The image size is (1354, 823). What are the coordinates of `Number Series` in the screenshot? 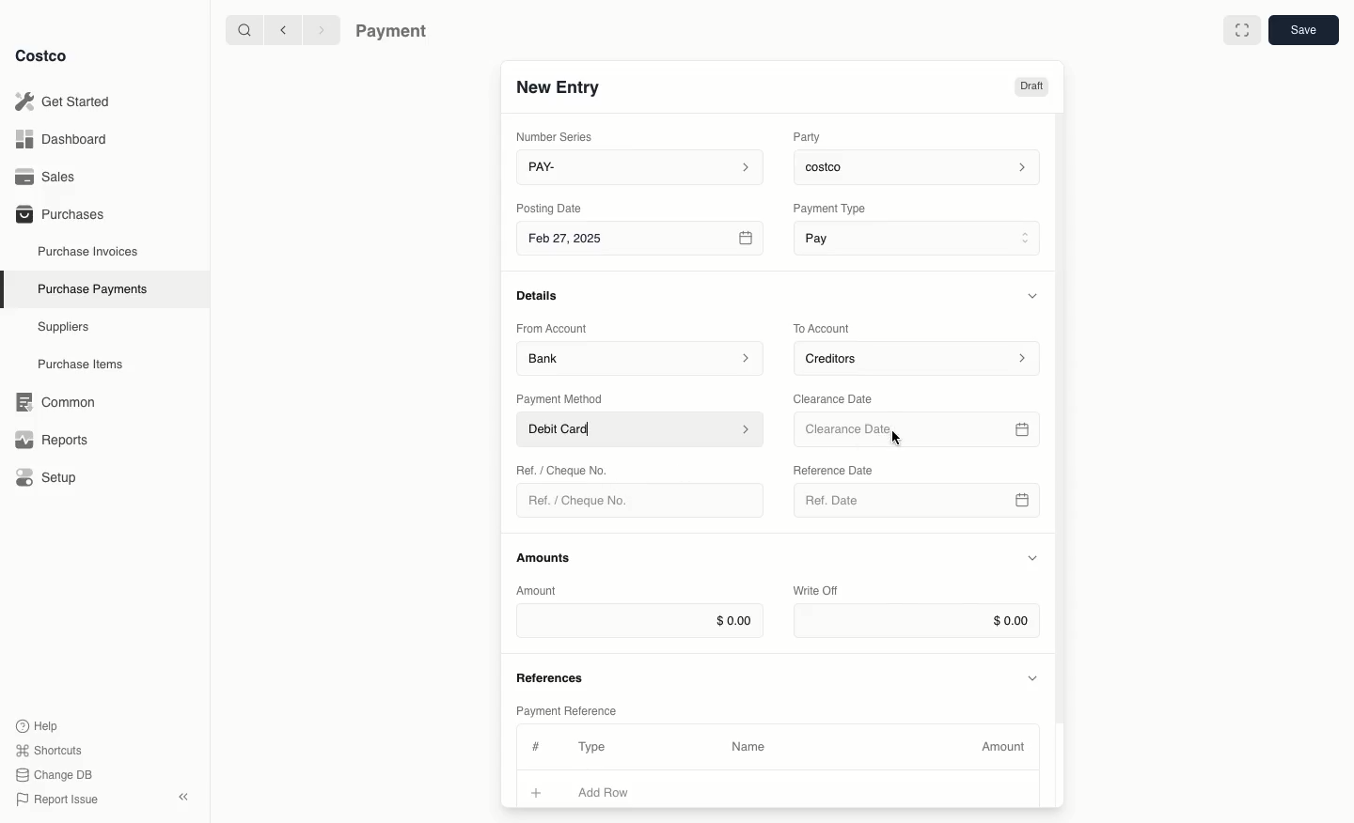 It's located at (559, 136).